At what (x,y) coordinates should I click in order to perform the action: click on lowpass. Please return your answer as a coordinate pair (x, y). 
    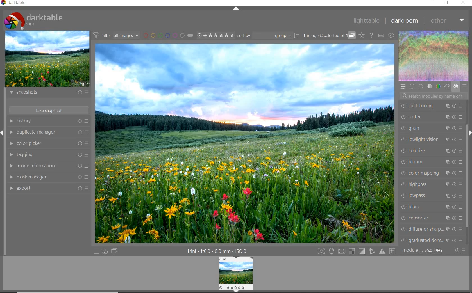
    Looking at the image, I should click on (431, 196).